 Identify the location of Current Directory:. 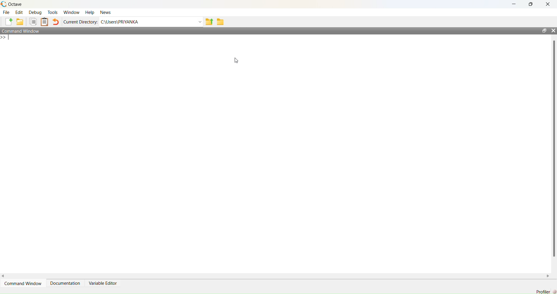
(80, 22).